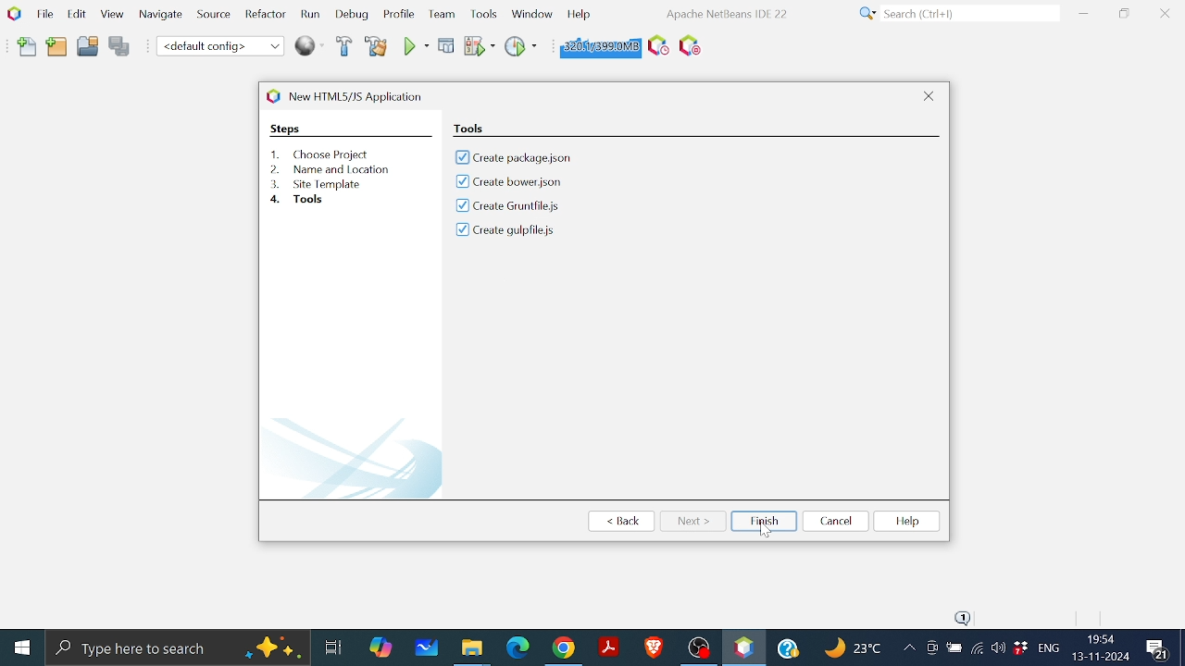 The image size is (1185, 666). What do you see at coordinates (88, 49) in the screenshot?
I see `Open project` at bounding box center [88, 49].